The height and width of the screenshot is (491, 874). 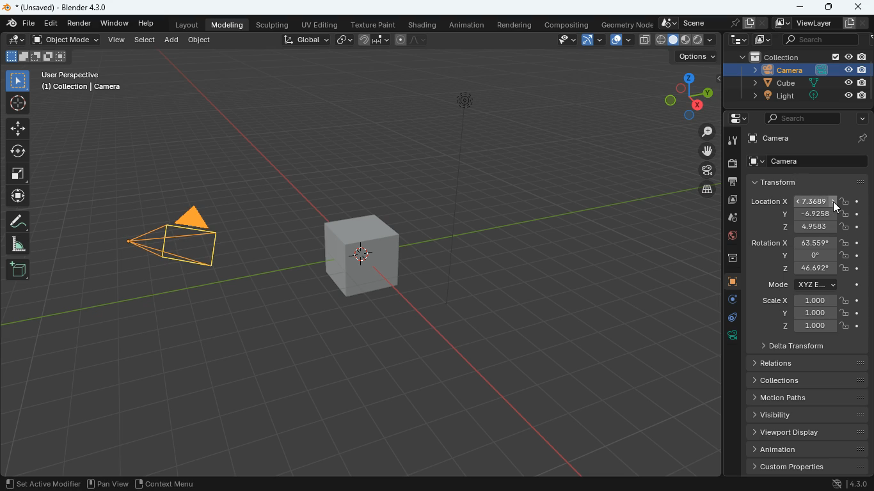 What do you see at coordinates (760, 40) in the screenshot?
I see `image` at bounding box center [760, 40].